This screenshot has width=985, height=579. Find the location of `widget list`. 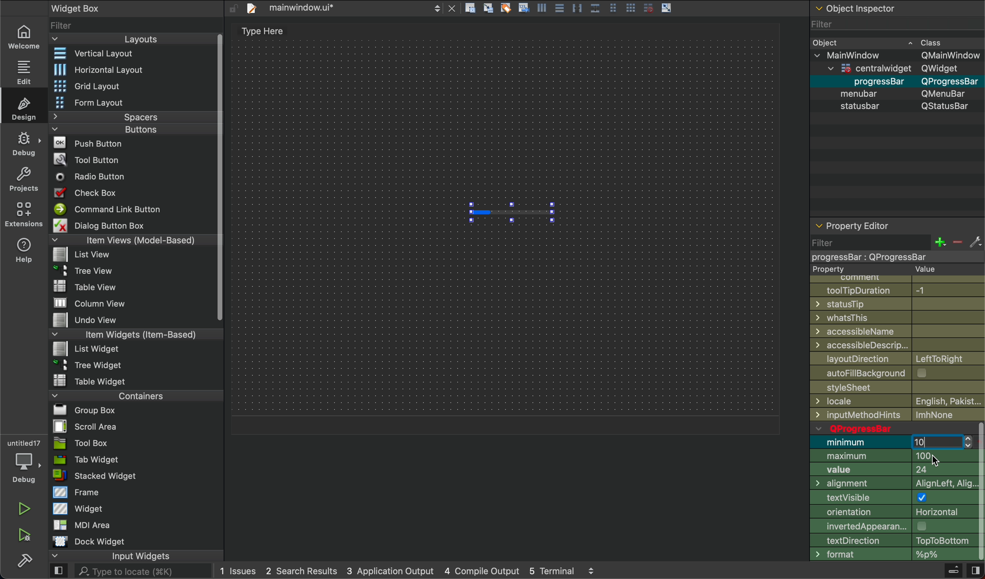

widget list is located at coordinates (131, 24).